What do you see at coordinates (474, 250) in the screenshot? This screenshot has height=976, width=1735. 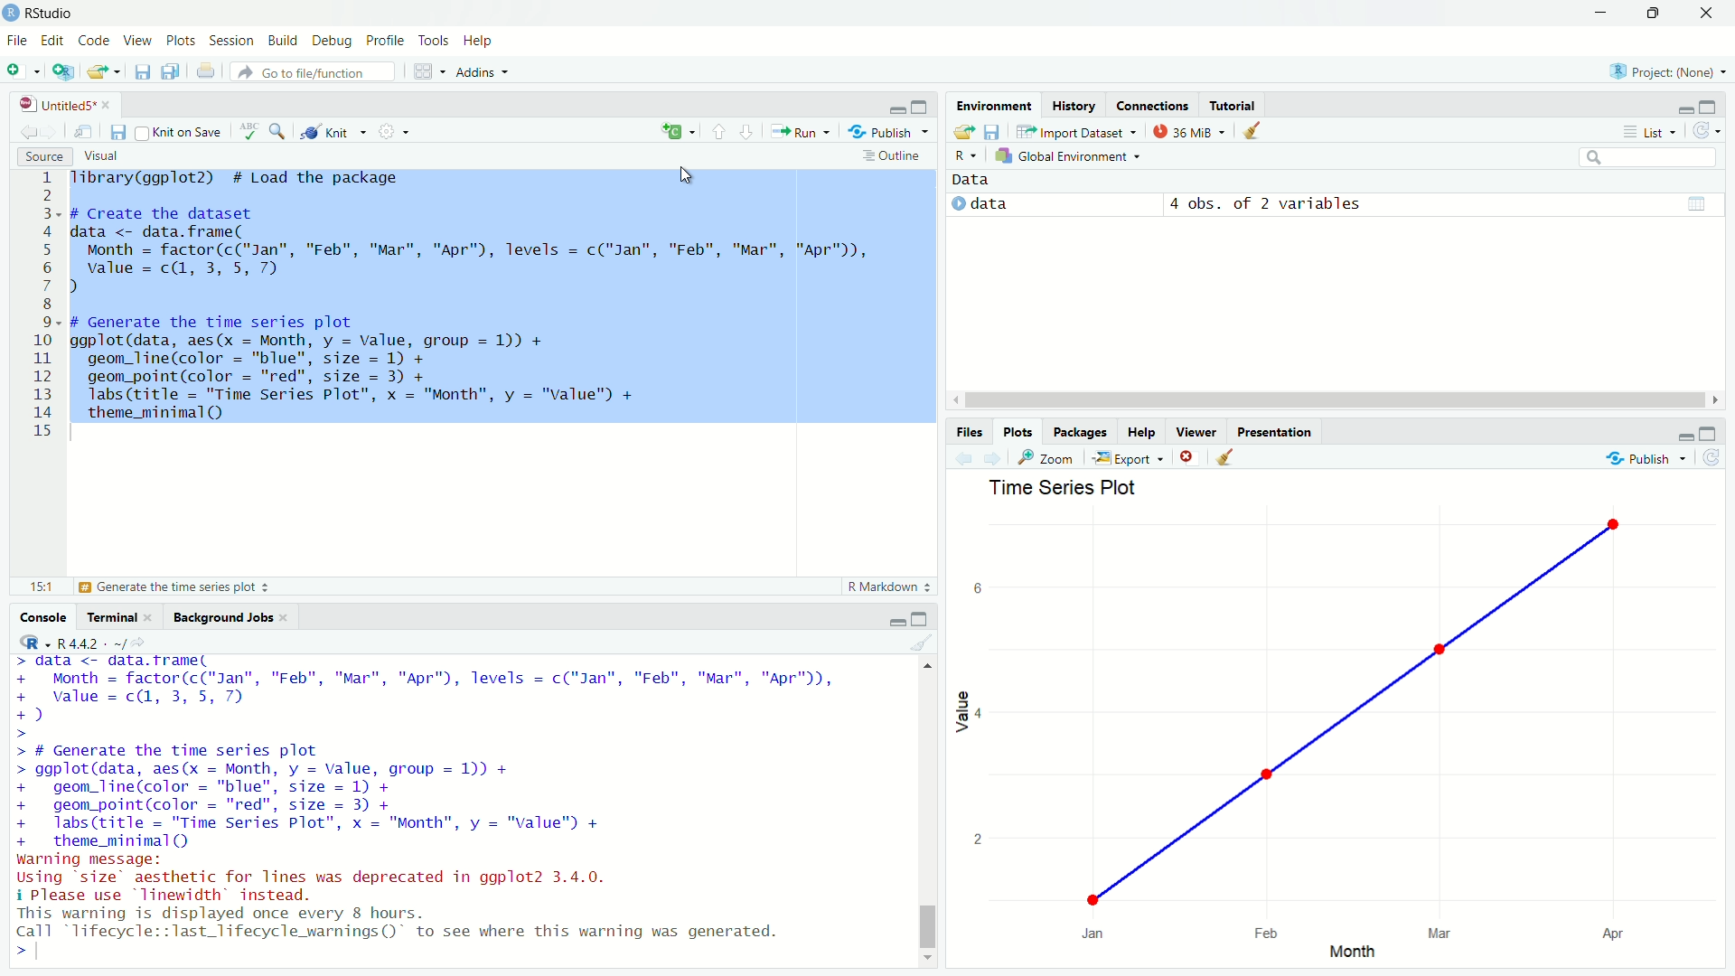 I see `code to create the dataset` at bounding box center [474, 250].